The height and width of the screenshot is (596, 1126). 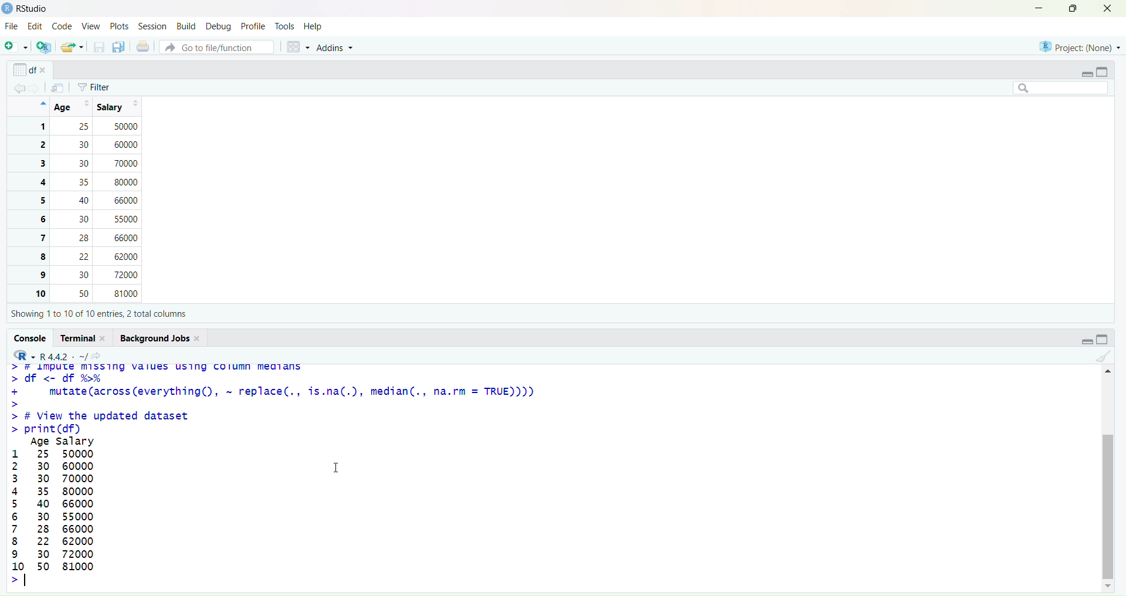 What do you see at coordinates (337, 468) in the screenshot?
I see `cursor` at bounding box center [337, 468].